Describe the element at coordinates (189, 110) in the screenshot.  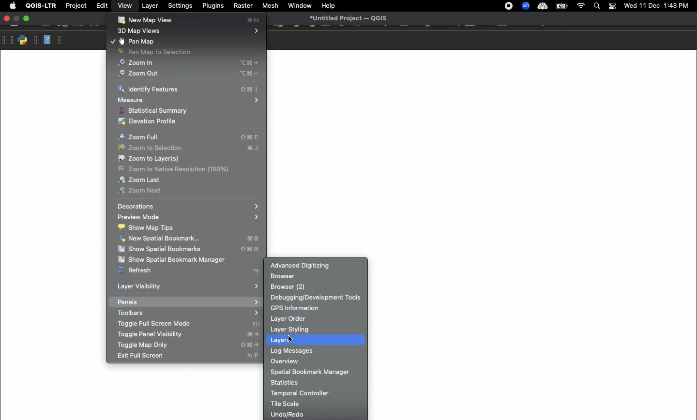
I see `Statistical summary` at that location.